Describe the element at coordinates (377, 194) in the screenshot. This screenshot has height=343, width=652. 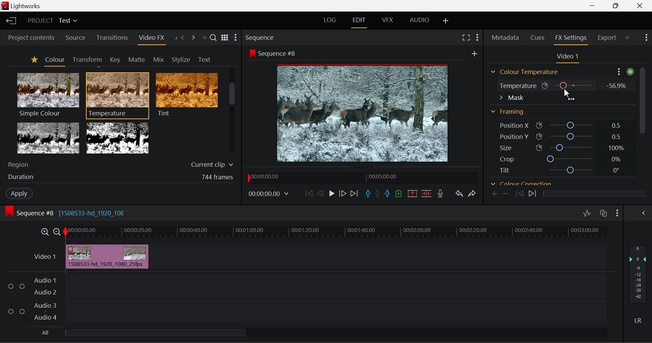
I see `Remove all marks` at that location.